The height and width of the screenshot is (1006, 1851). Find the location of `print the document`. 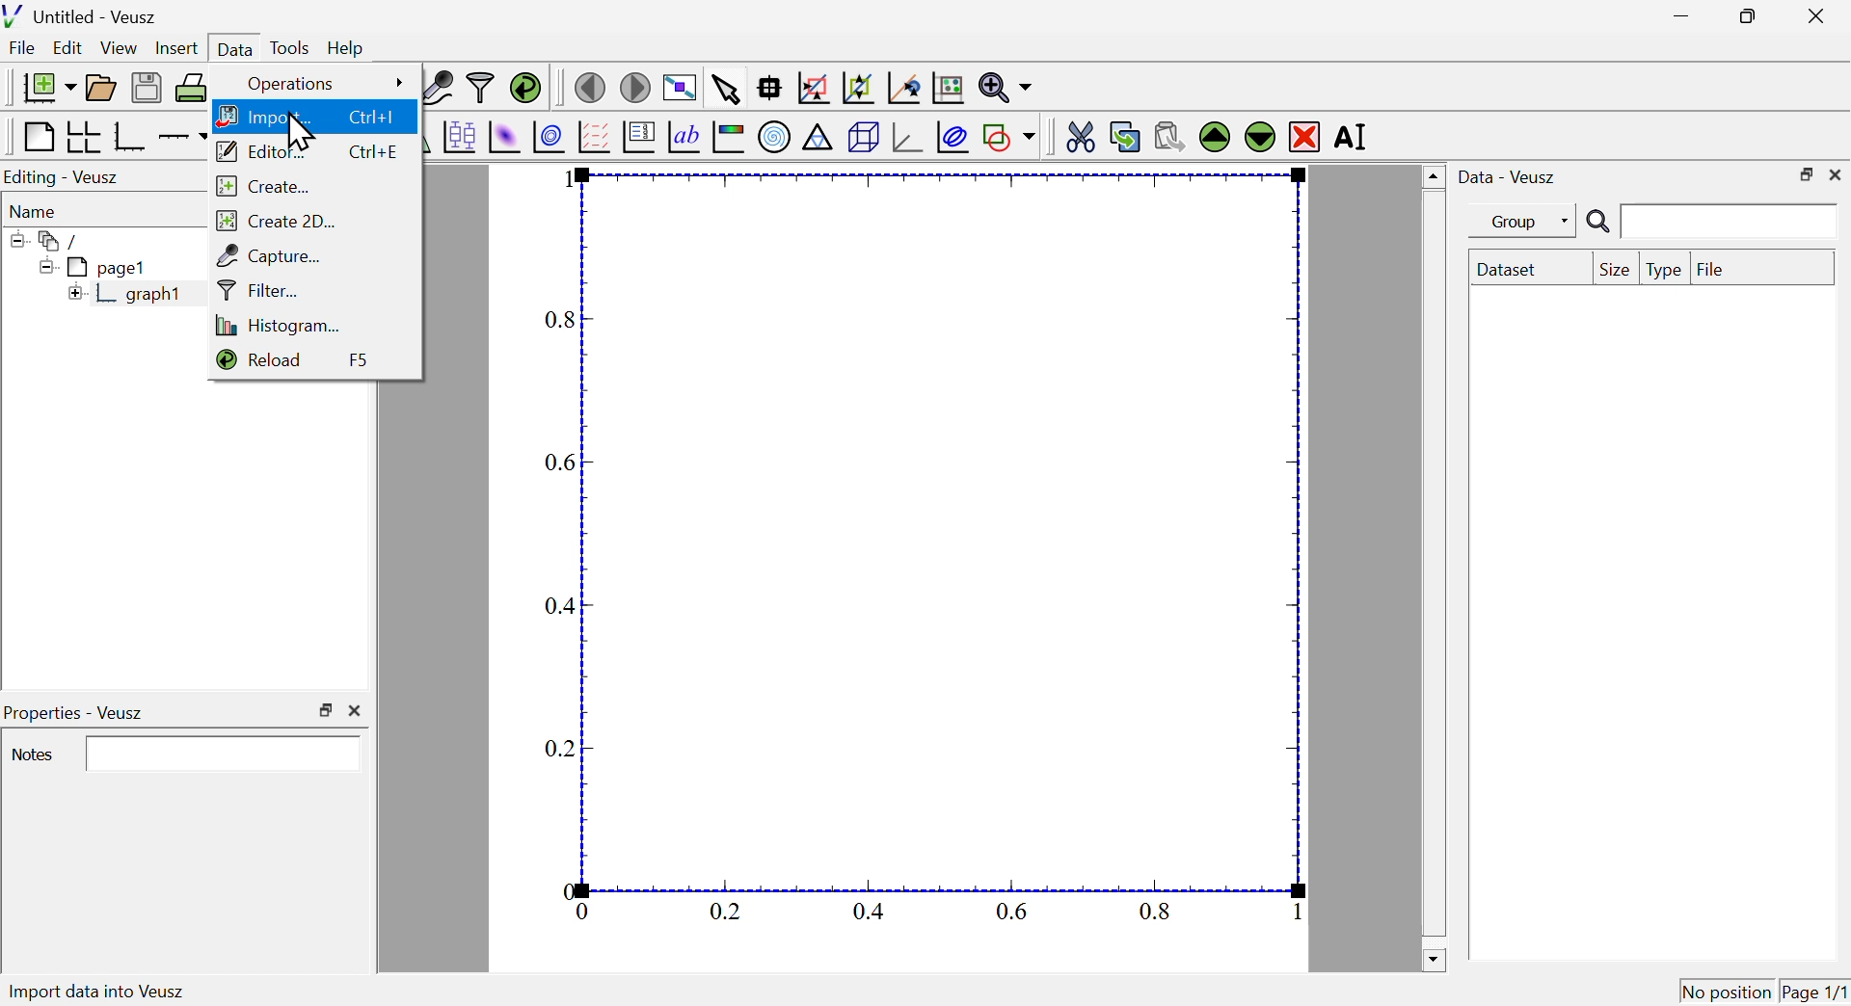

print the document is located at coordinates (193, 88).